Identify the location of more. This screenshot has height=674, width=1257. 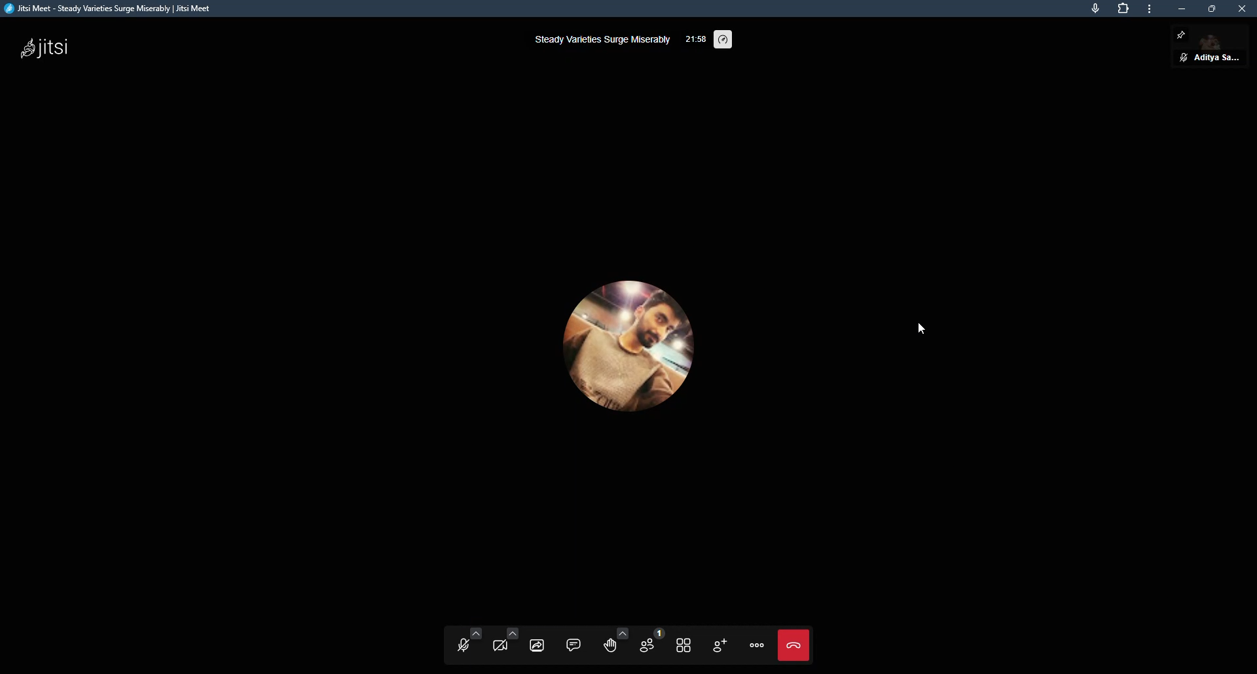
(1149, 11).